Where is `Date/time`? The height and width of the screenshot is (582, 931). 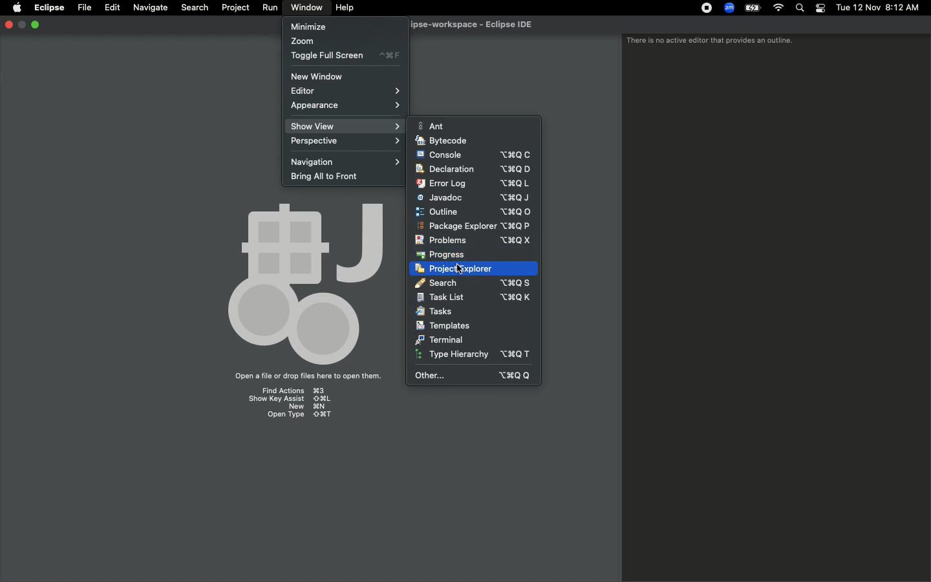 Date/time is located at coordinates (877, 7).